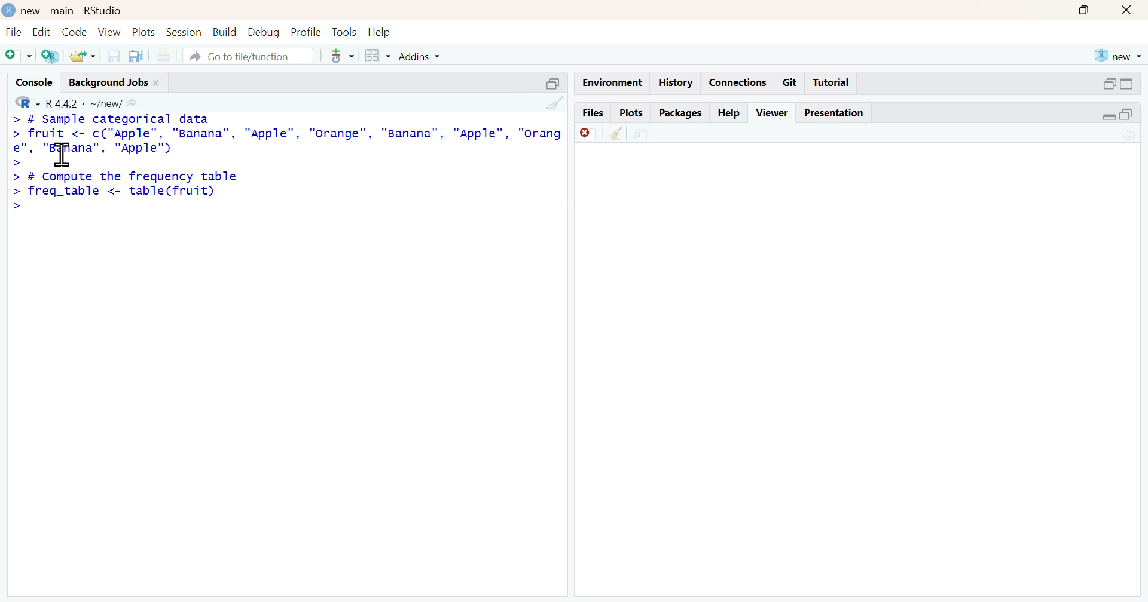  Describe the element at coordinates (594, 113) in the screenshot. I see `files` at that location.